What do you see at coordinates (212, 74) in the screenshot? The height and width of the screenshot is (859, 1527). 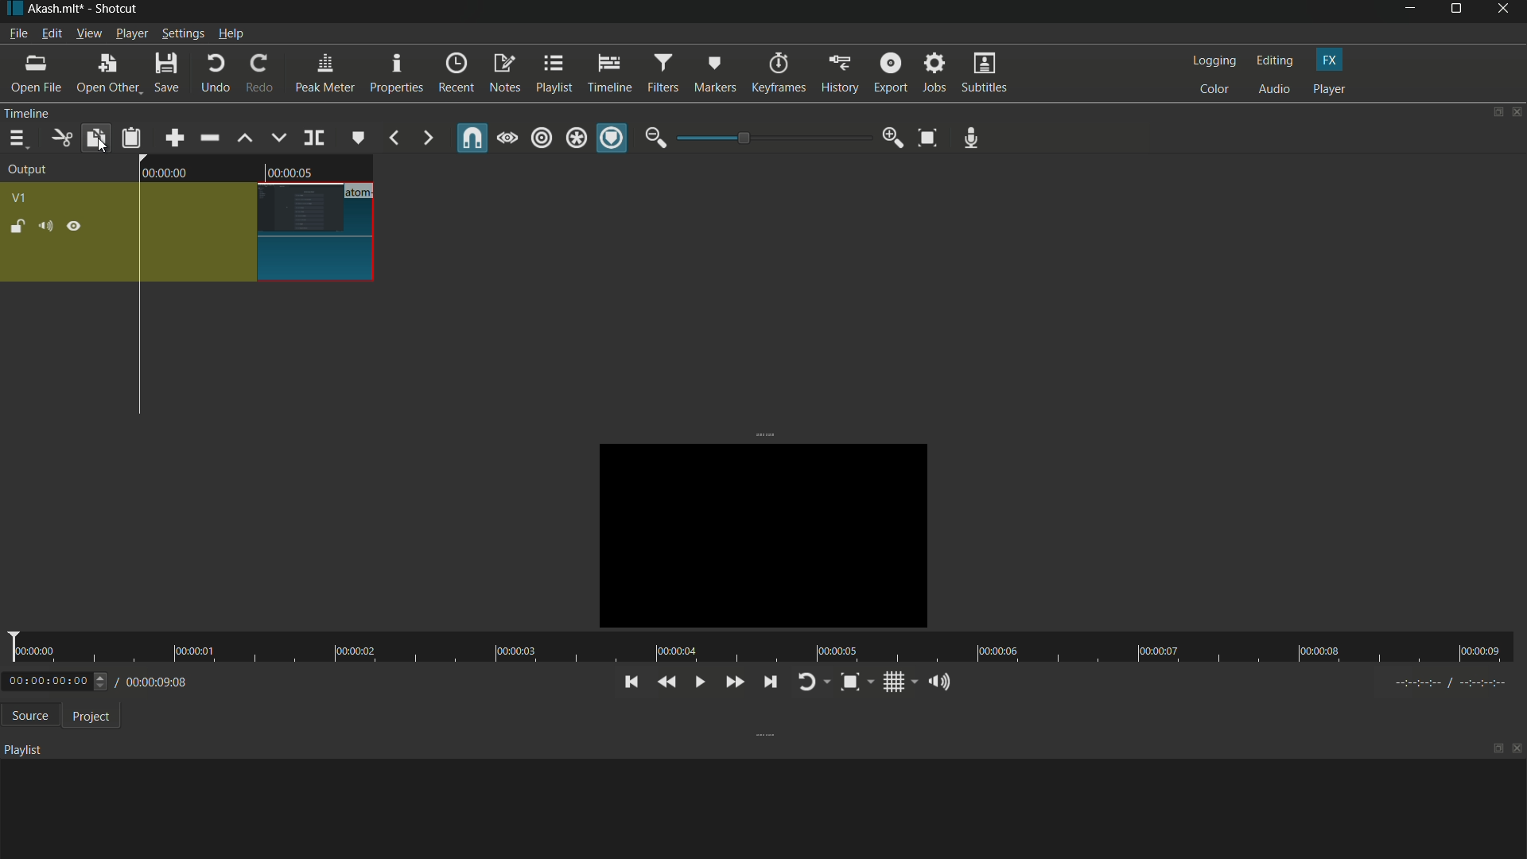 I see `undo` at bounding box center [212, 74].